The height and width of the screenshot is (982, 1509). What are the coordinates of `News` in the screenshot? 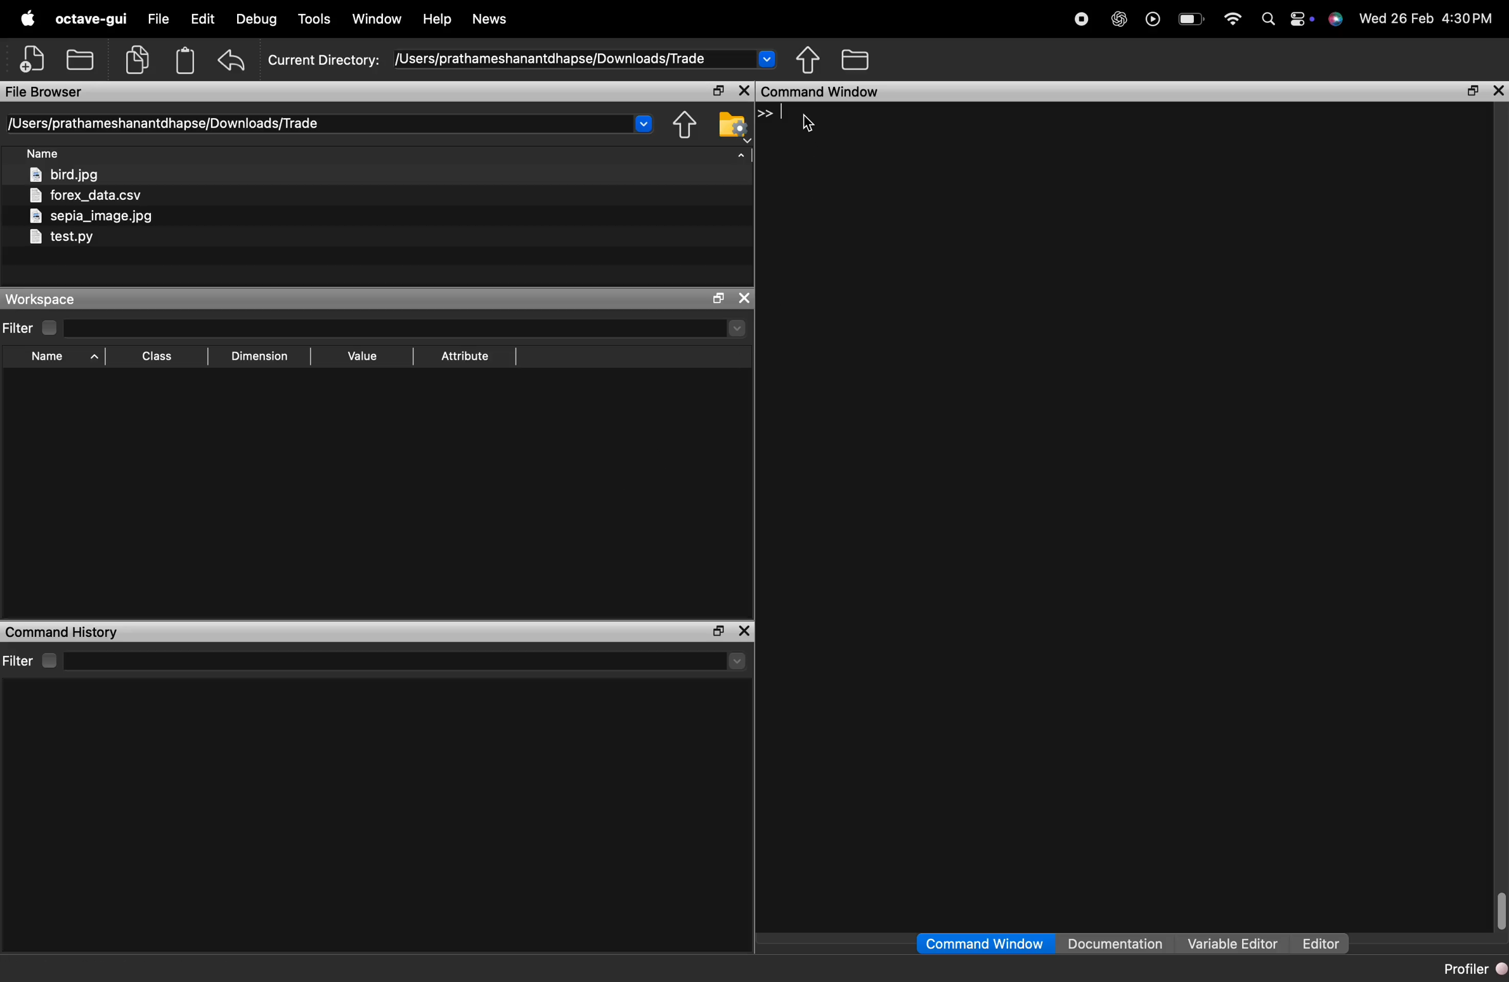 It's located at (491, 18).